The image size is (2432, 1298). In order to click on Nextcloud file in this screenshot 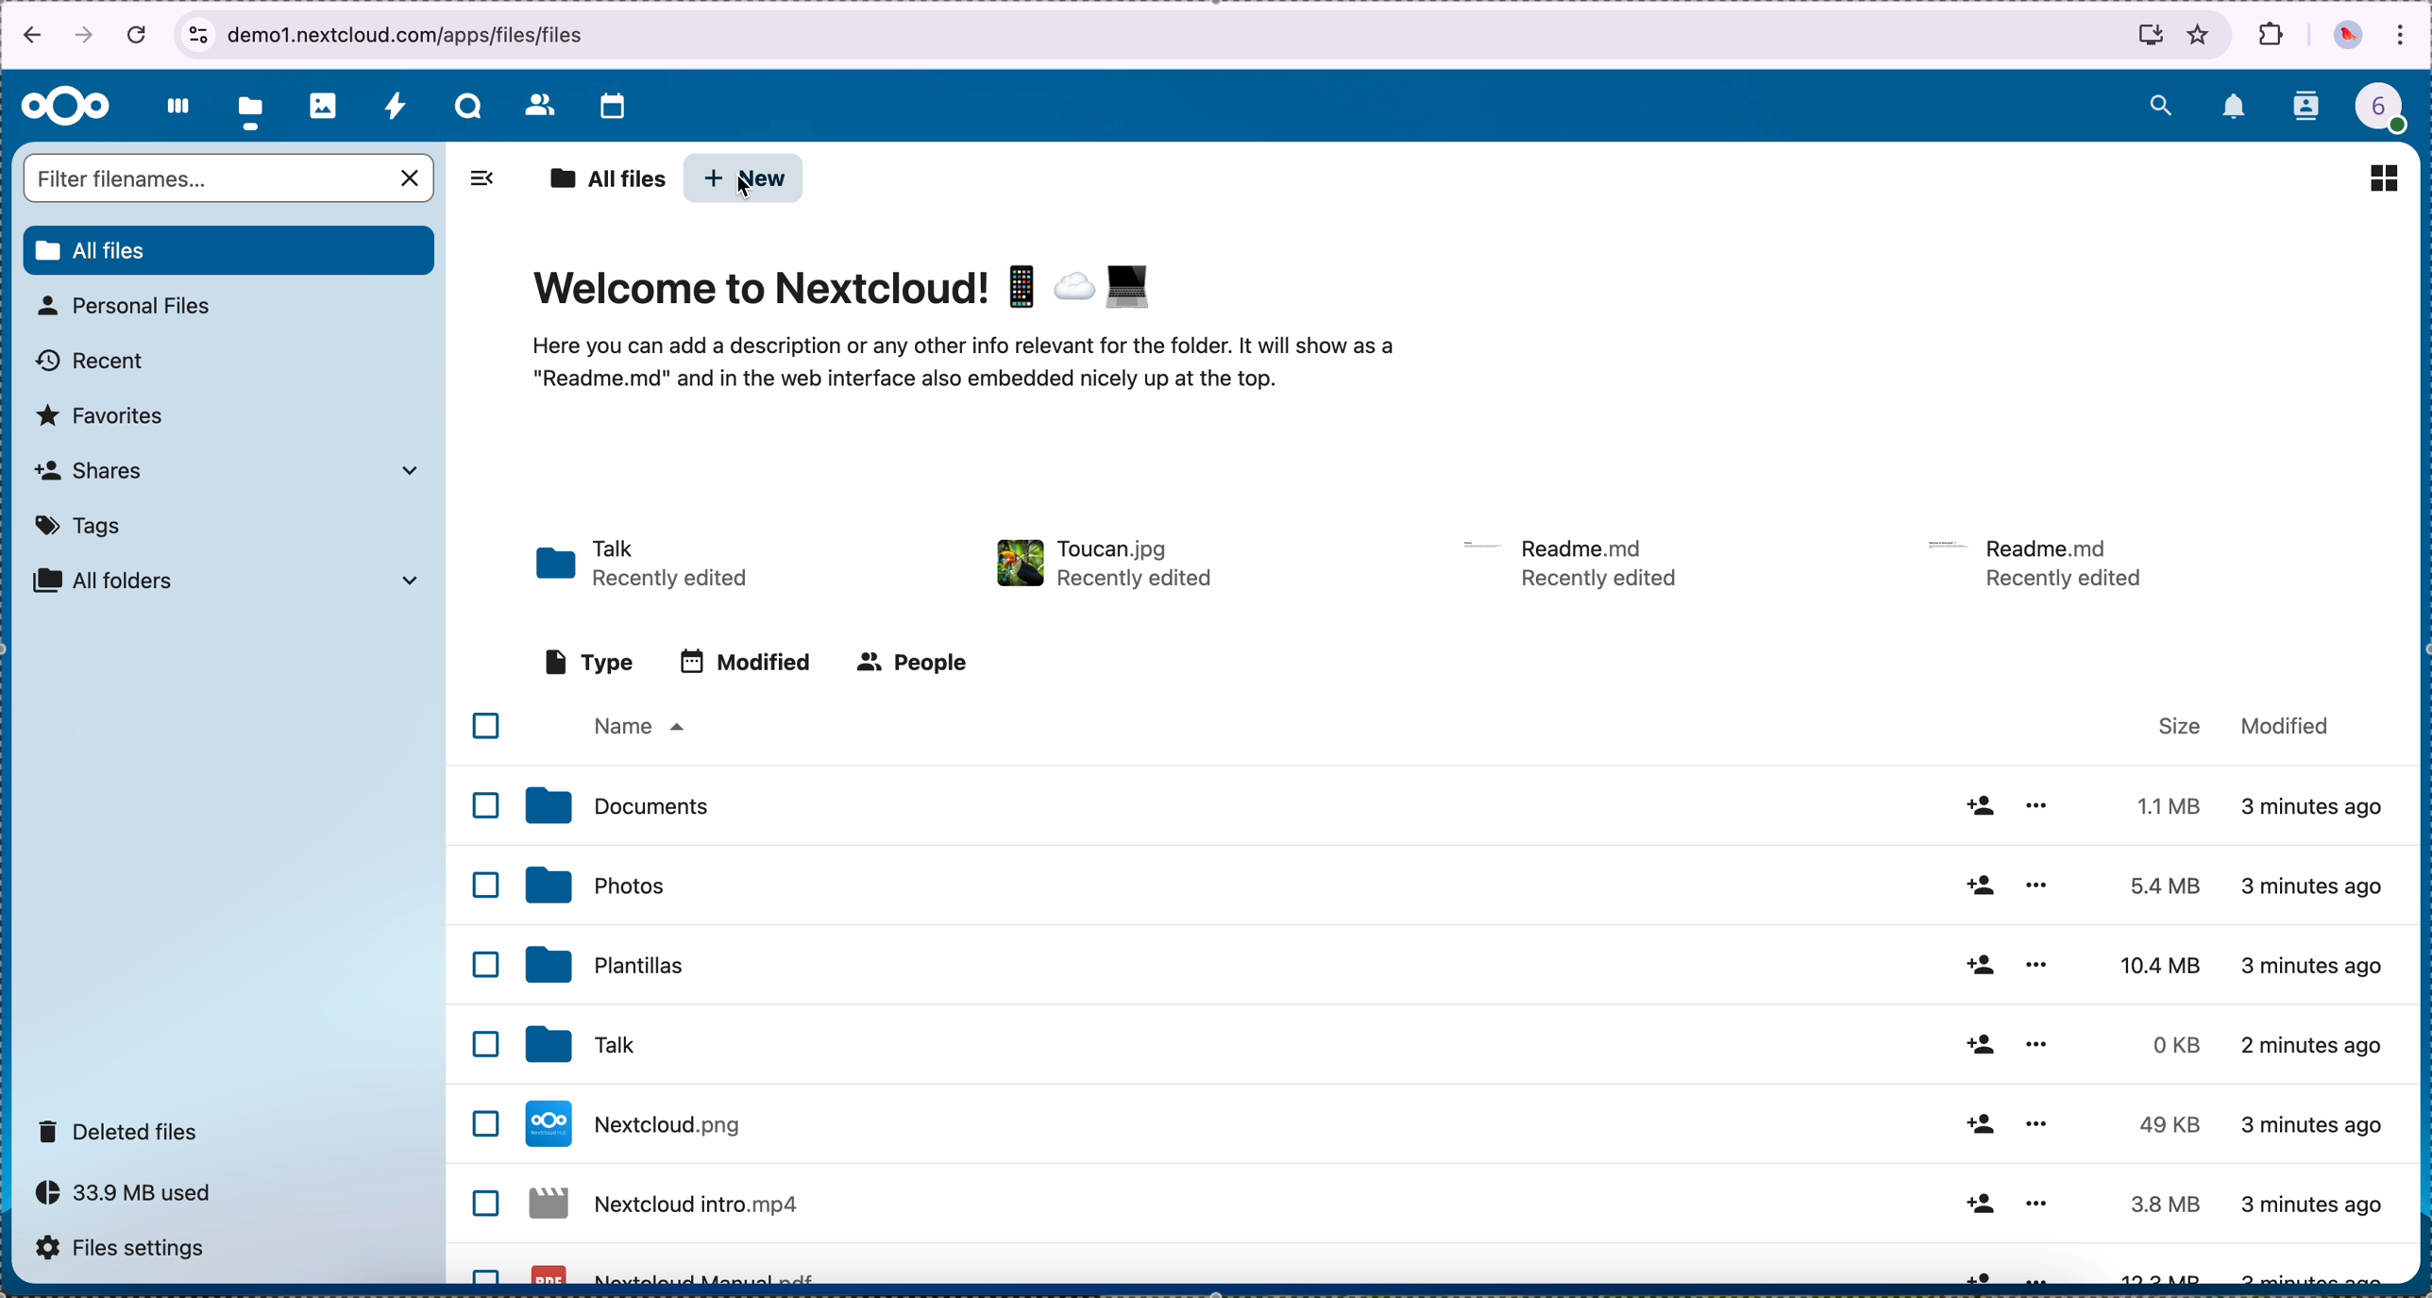, I will do `click(667, 1210)`.